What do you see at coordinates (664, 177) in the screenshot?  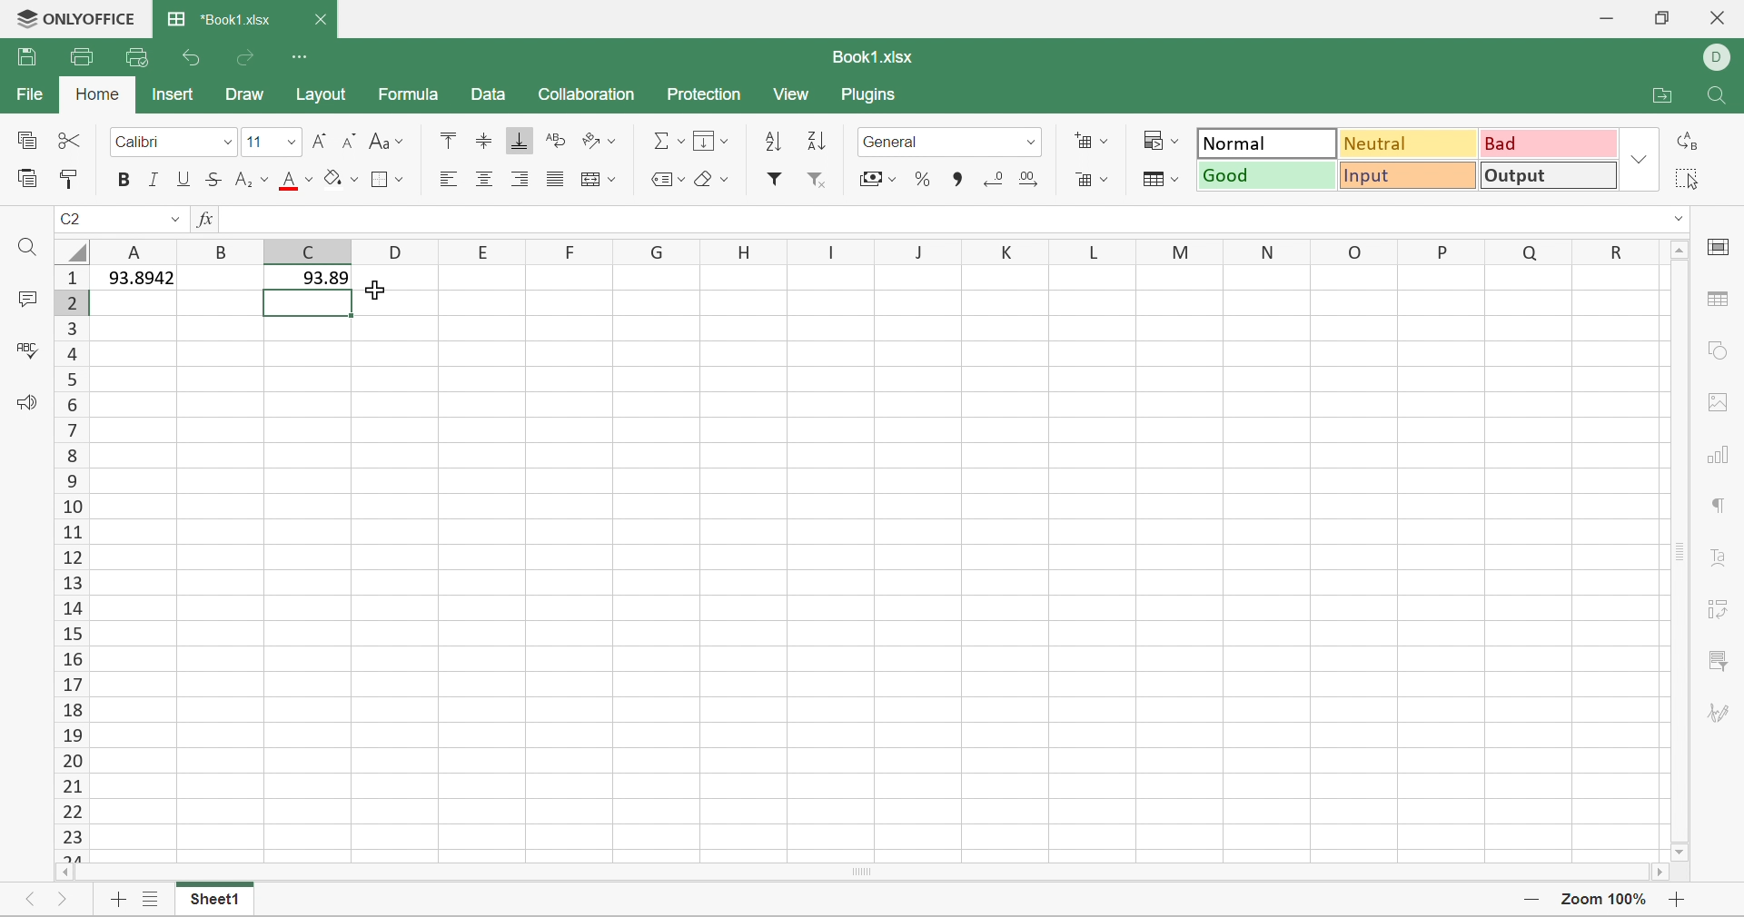 I see `Named ranges` at bounding box center [664, 177].